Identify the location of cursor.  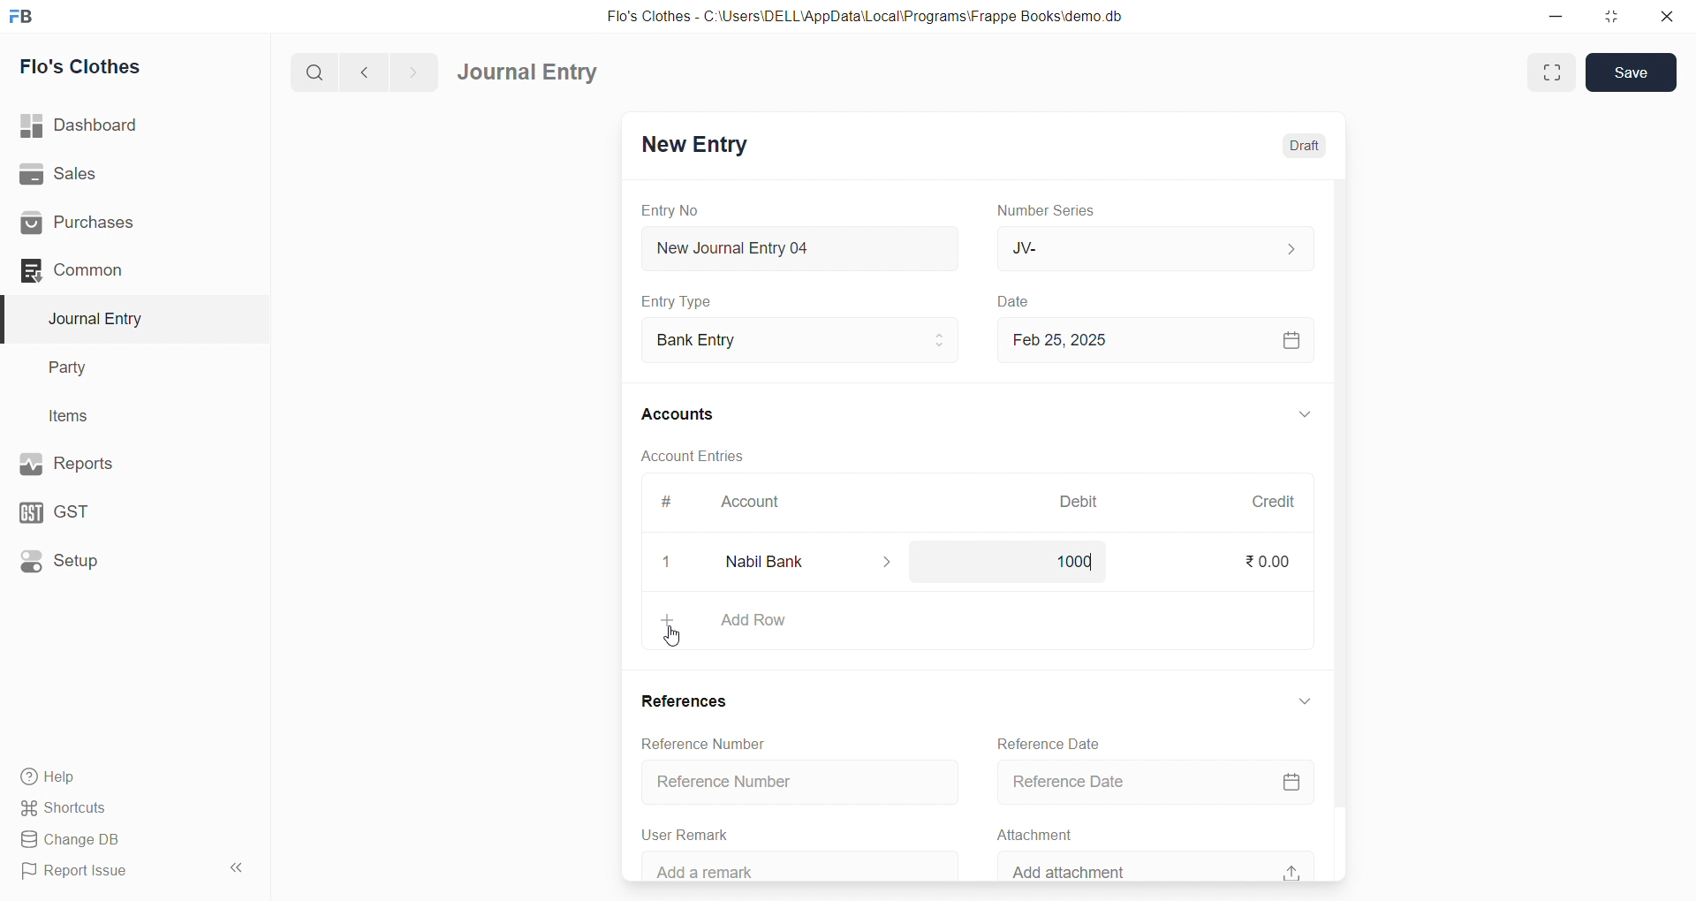
(675, 637).